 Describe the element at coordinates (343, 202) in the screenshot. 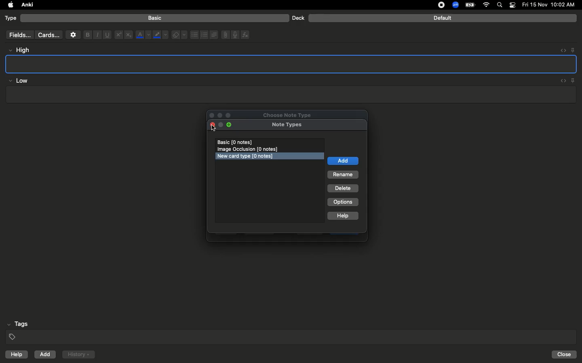

I see `Options` at that location.